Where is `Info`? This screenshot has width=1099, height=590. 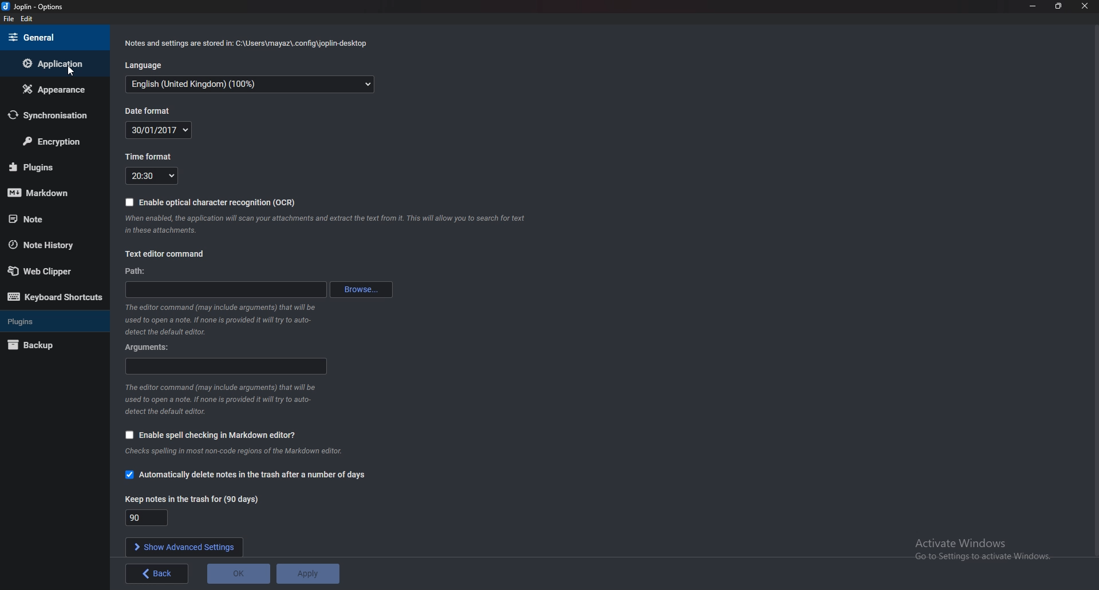
Info is located at coordinates (222, 400).